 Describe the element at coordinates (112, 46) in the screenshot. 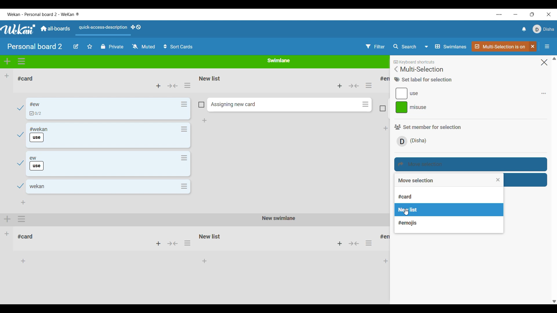

I see `Privcy status of current board` at that location.